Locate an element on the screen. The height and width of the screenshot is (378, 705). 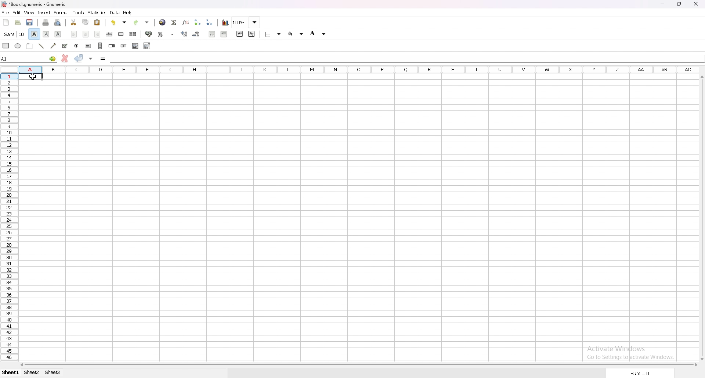
columns is located at coordinates (357, 70).